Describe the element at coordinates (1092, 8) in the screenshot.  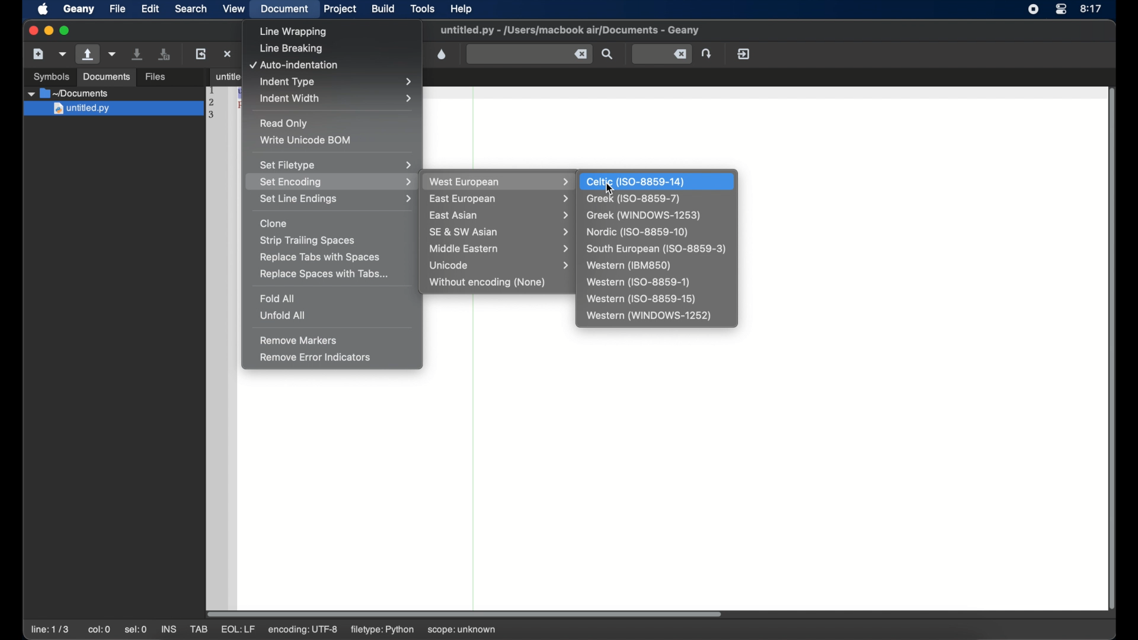
I see `time` at that location.